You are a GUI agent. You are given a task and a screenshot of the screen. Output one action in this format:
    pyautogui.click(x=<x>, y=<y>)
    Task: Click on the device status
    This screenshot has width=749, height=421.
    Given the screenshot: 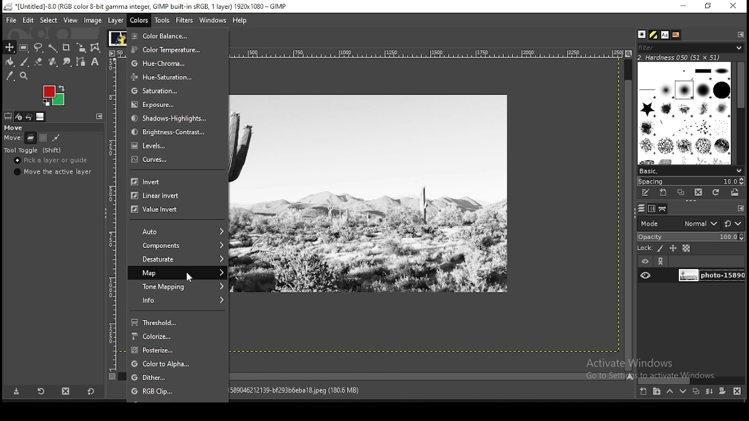 What is the action you would take?
    pyautogui.click(x=20, y=116)
    